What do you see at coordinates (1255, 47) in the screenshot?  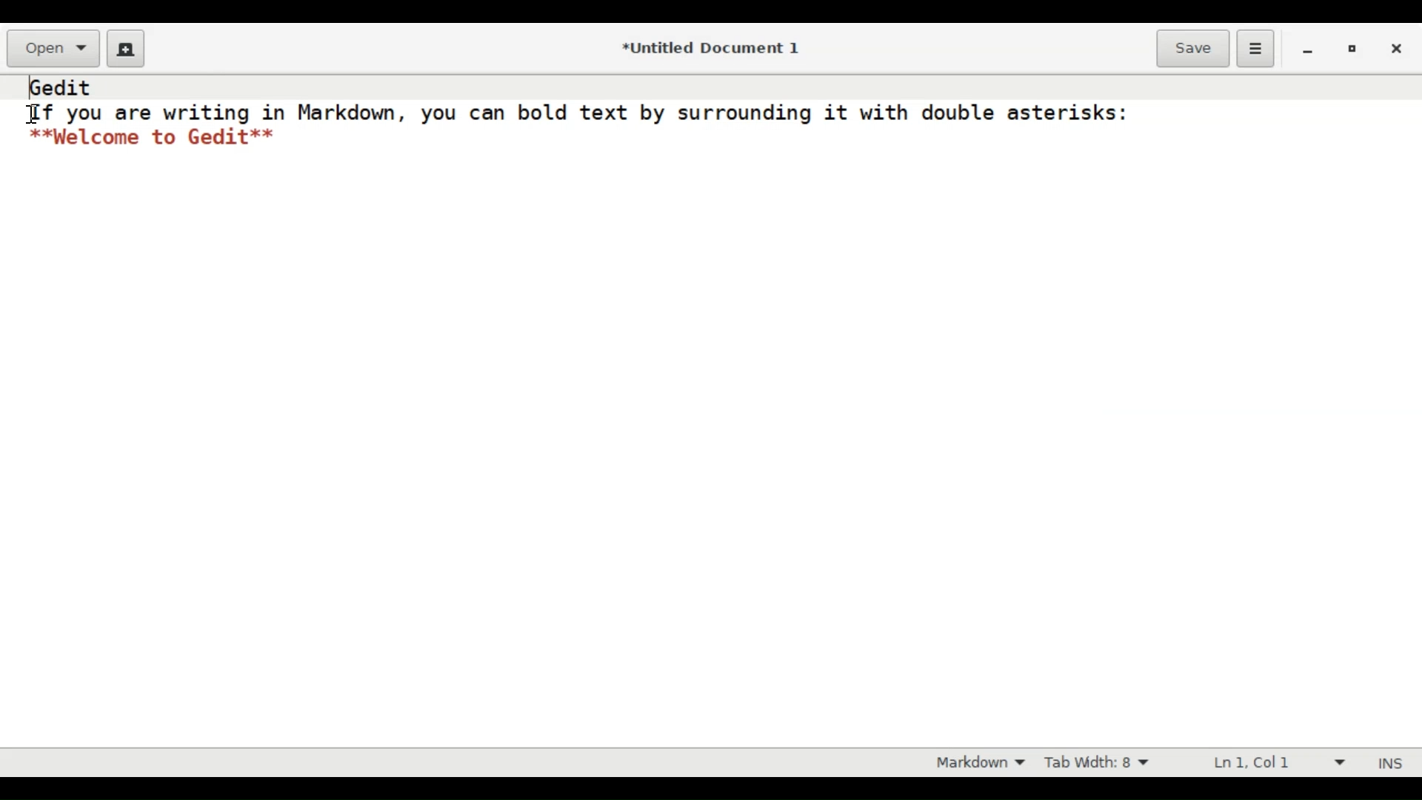 I see `Application menu` at bounding box center [1255, 47].